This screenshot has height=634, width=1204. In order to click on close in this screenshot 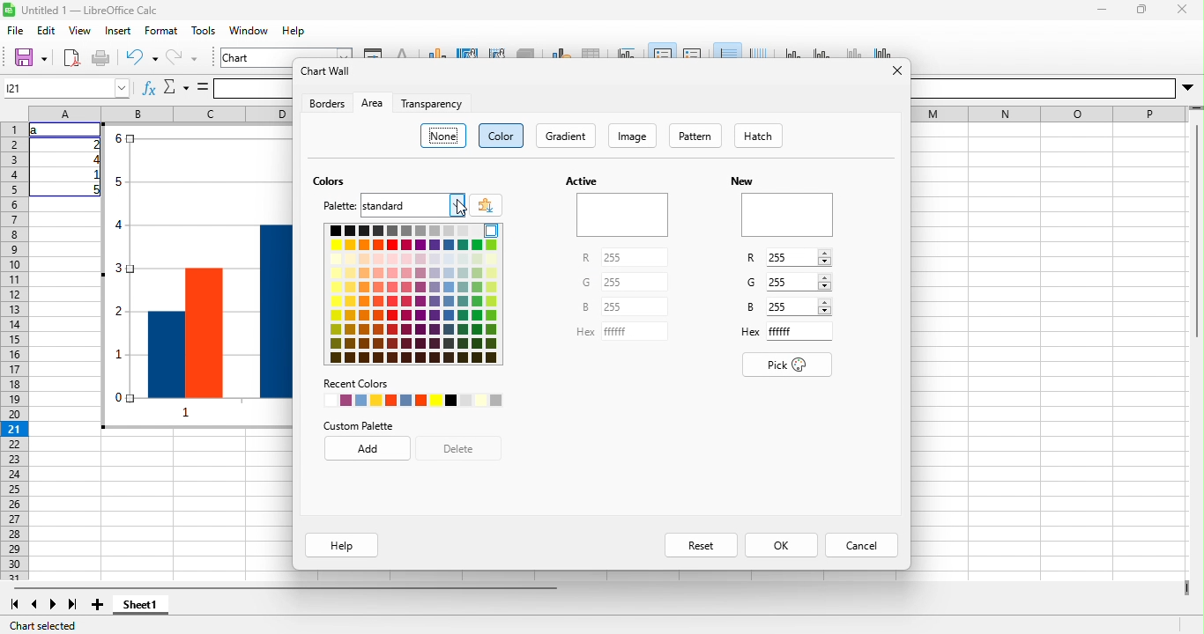, I will do `click(1182, 10)`.